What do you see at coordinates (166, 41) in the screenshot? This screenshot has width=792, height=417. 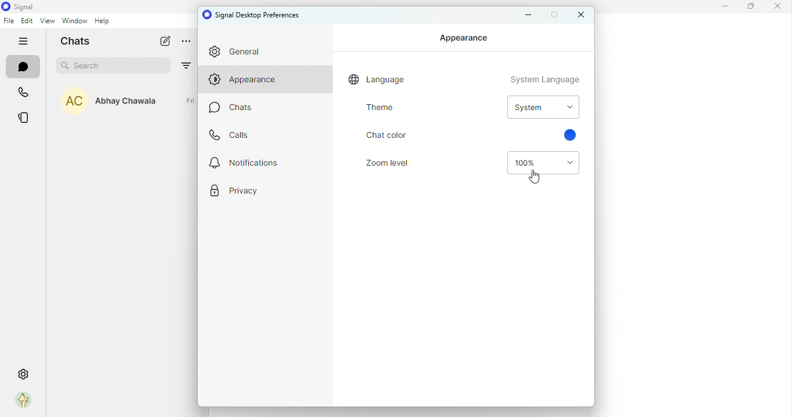 I see `new chat` at bounding box center [166, 41].